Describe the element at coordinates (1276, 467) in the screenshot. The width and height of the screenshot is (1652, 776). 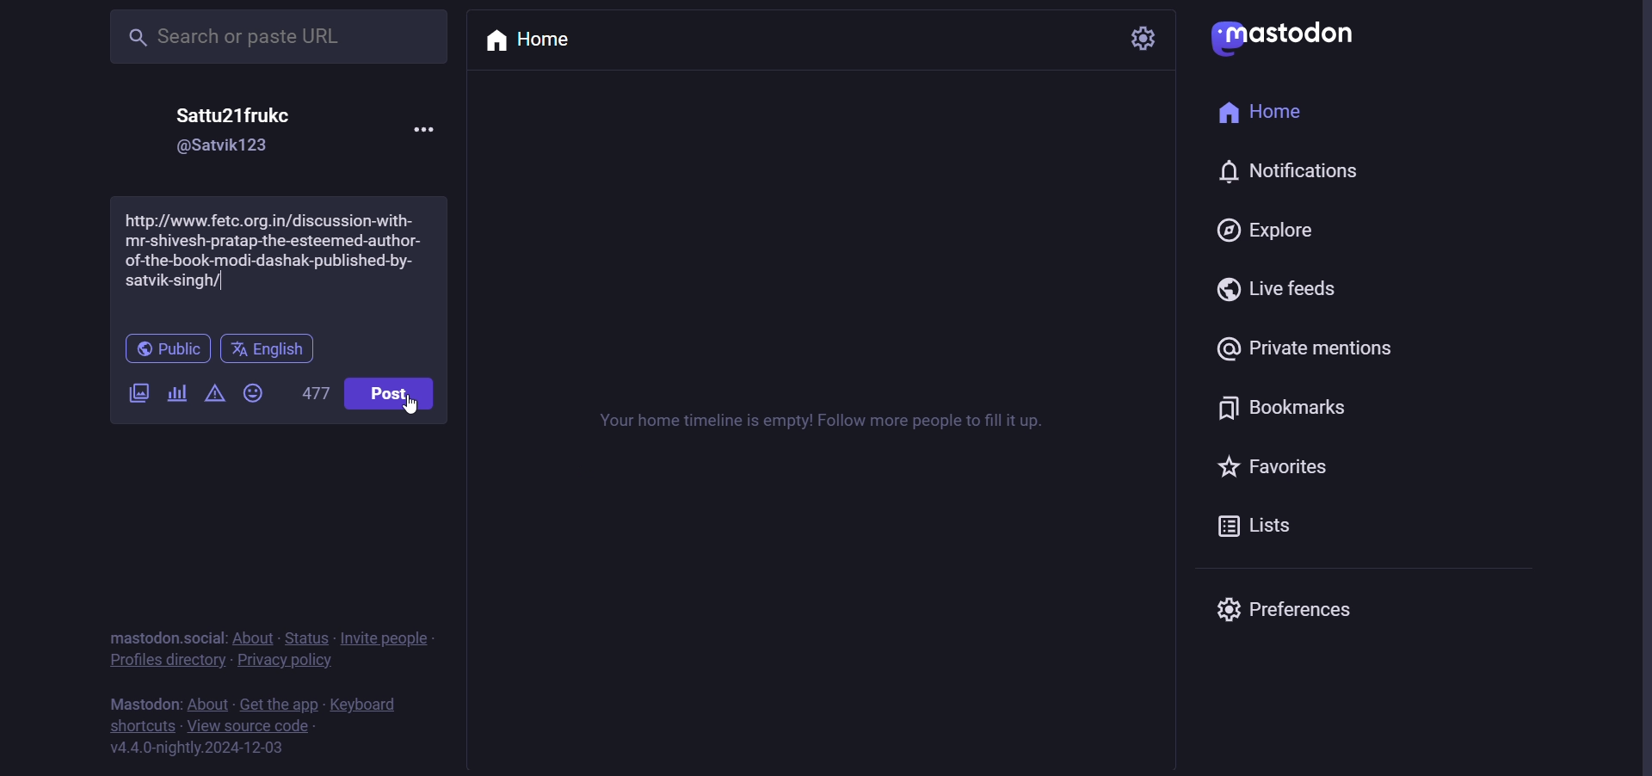
I see `favorite` at that location.